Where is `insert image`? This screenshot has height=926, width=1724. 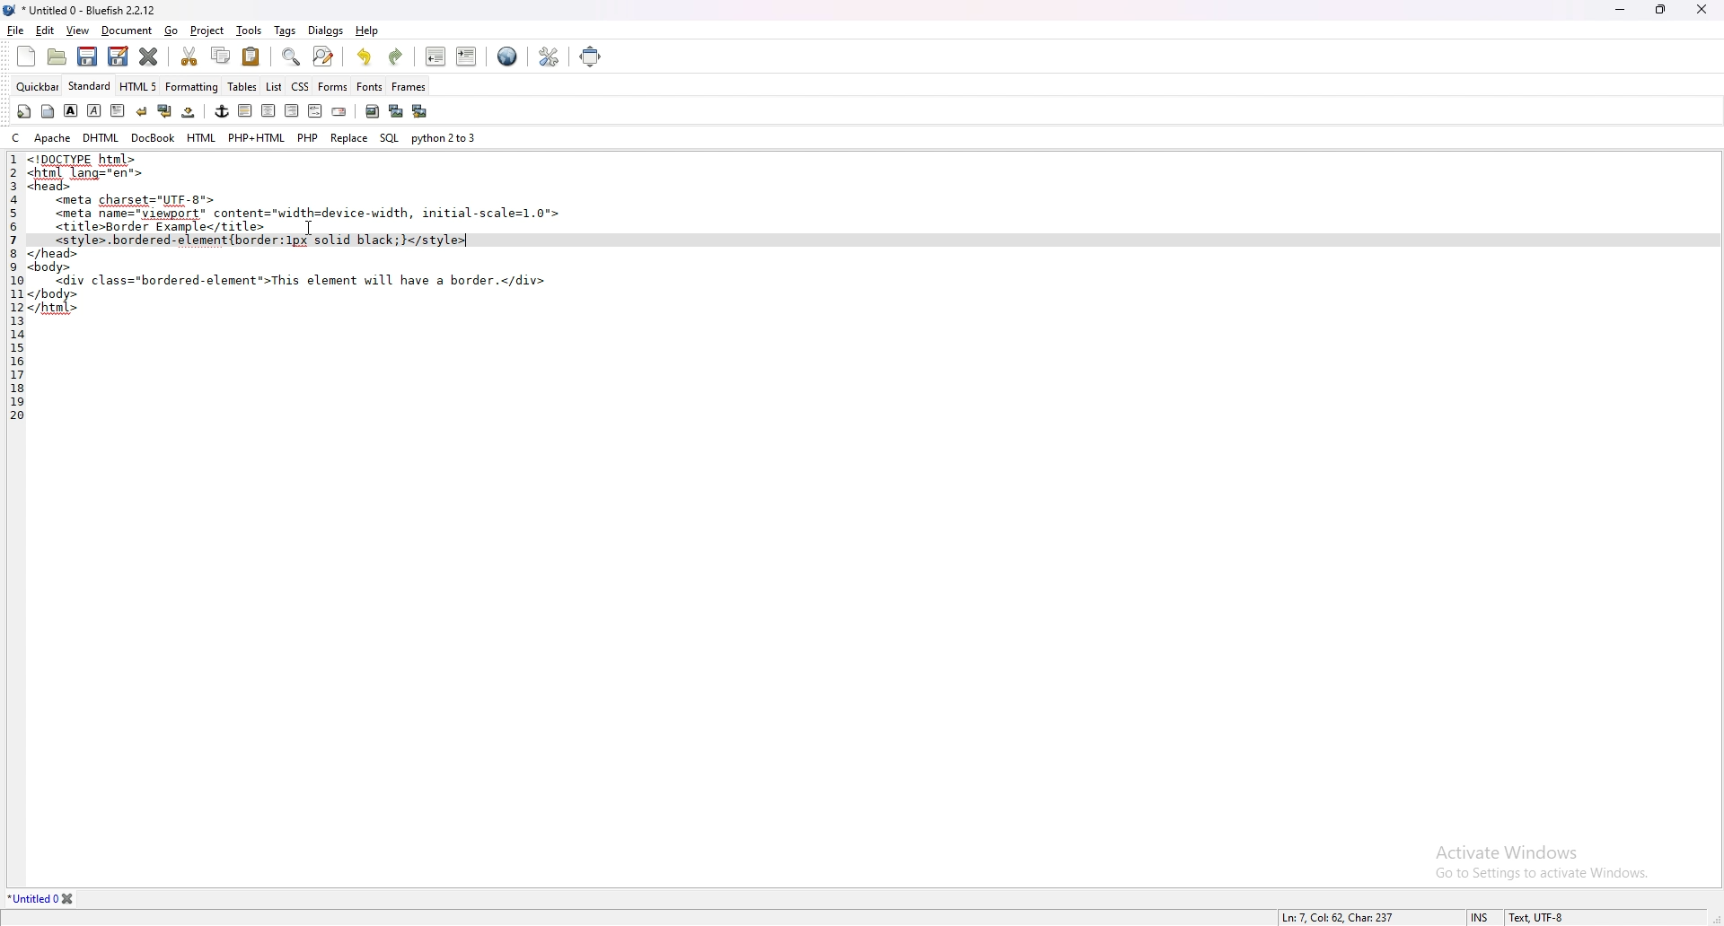 insert image is located at coordinates (373, 111).